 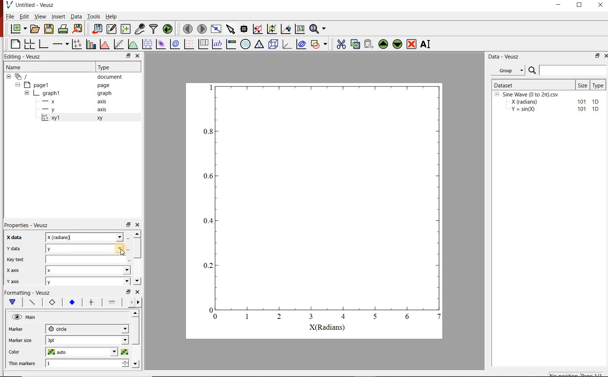 I want to click on export to graphics, so click(x=79, y=29).